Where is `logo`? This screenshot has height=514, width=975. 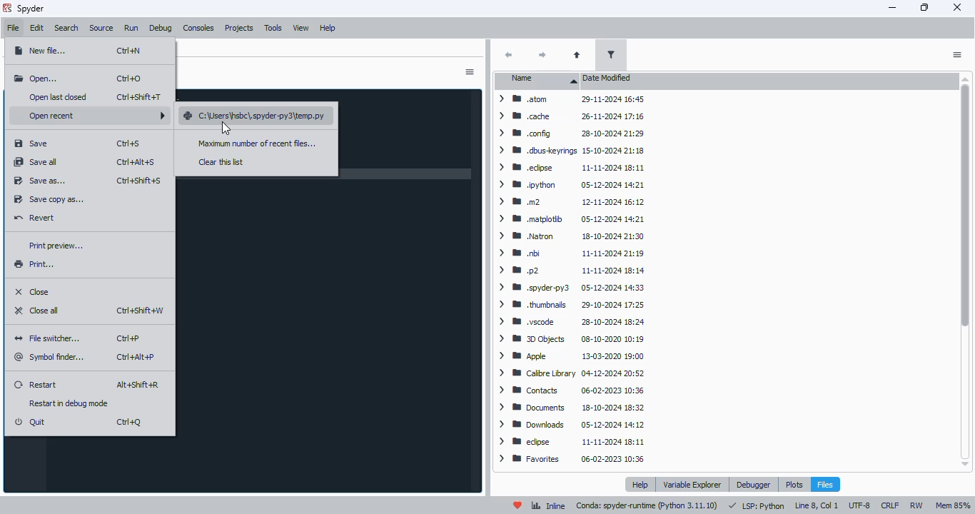
logo is located at coordinates (6, 8).